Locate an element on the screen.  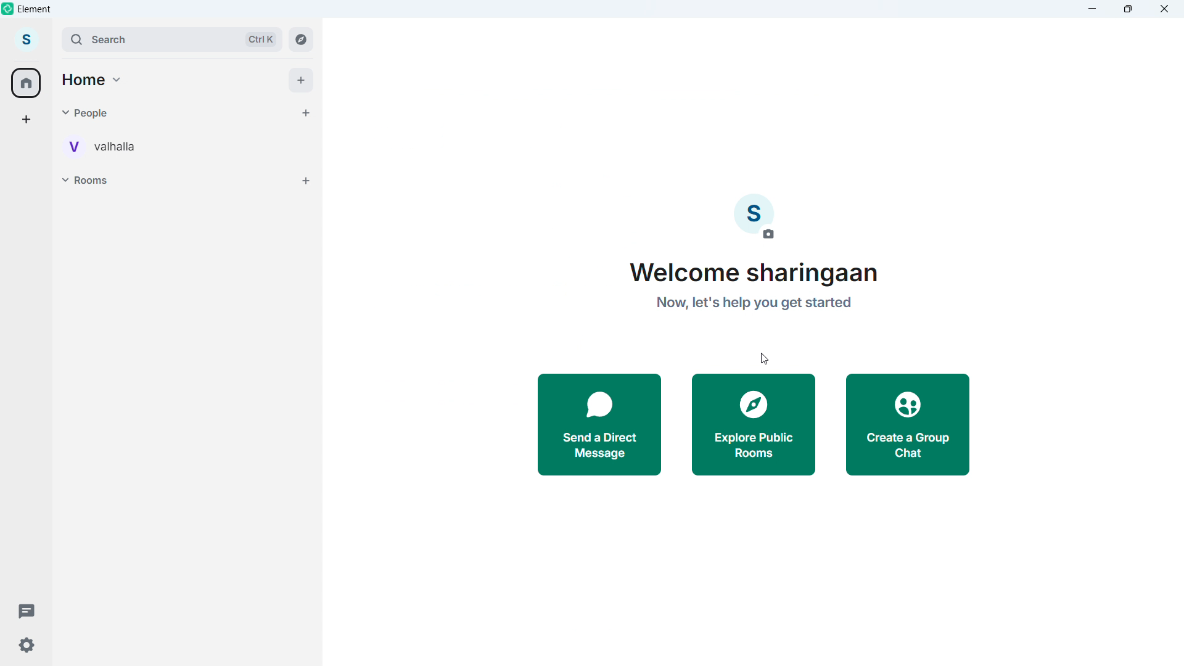
expand is located at coordinates (52, 39).